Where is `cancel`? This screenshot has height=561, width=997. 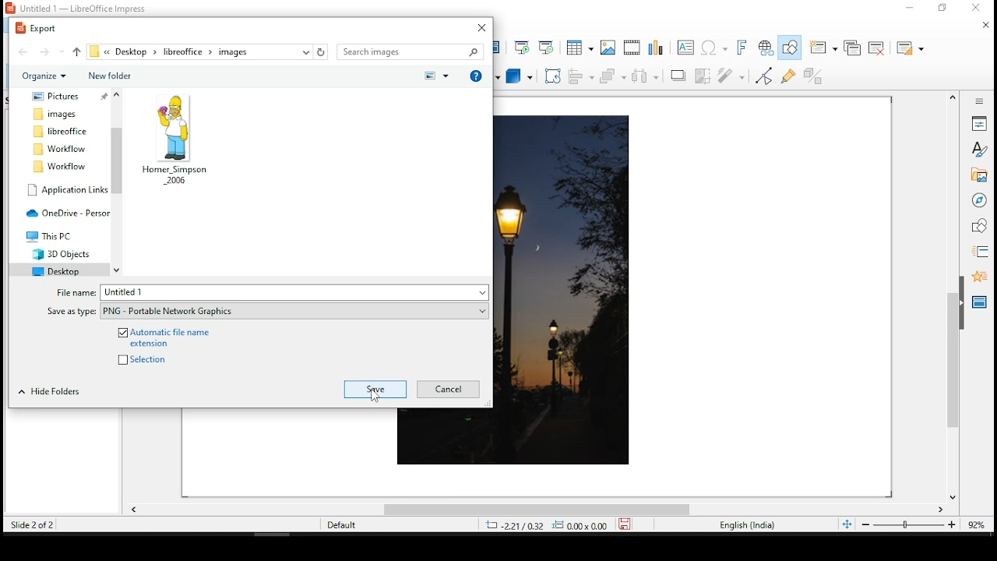 cancel is located at coordinates (447, 388).